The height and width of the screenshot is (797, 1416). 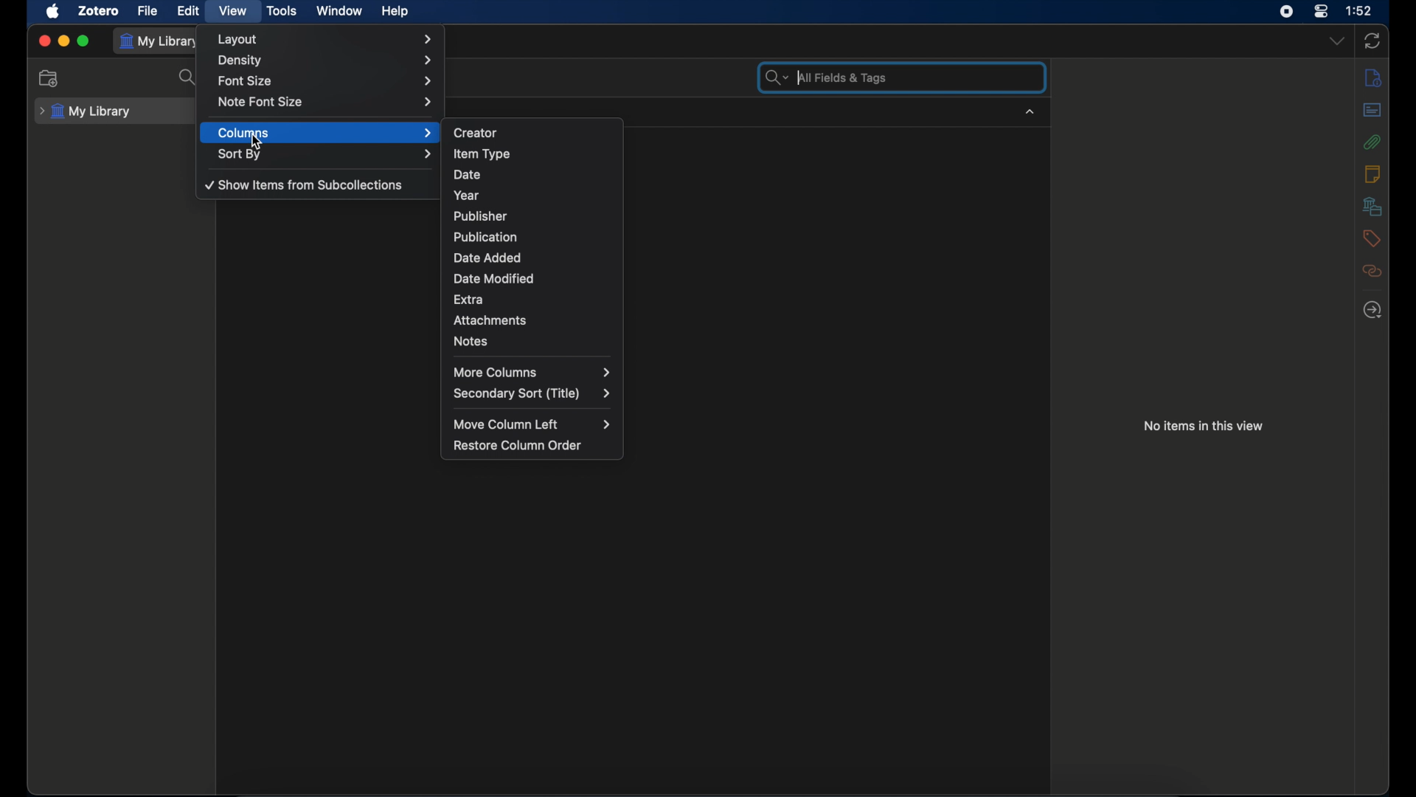 I want to click on my library, so click(x=85, y=111).